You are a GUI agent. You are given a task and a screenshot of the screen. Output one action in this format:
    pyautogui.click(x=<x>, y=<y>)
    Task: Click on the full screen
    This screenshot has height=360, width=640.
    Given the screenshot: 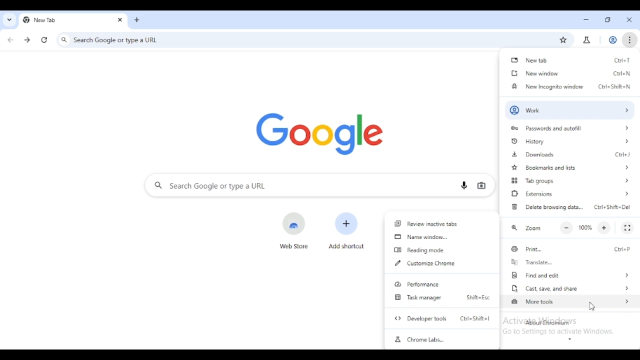 What is the action you would take?
    pyautogui.click(x=627, y=228)
    